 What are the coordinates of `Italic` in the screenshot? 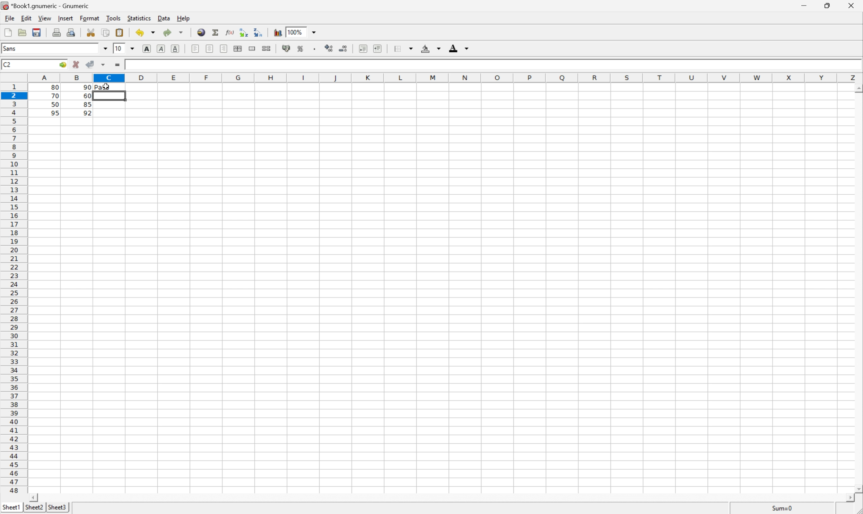 It's located at (162, 48).